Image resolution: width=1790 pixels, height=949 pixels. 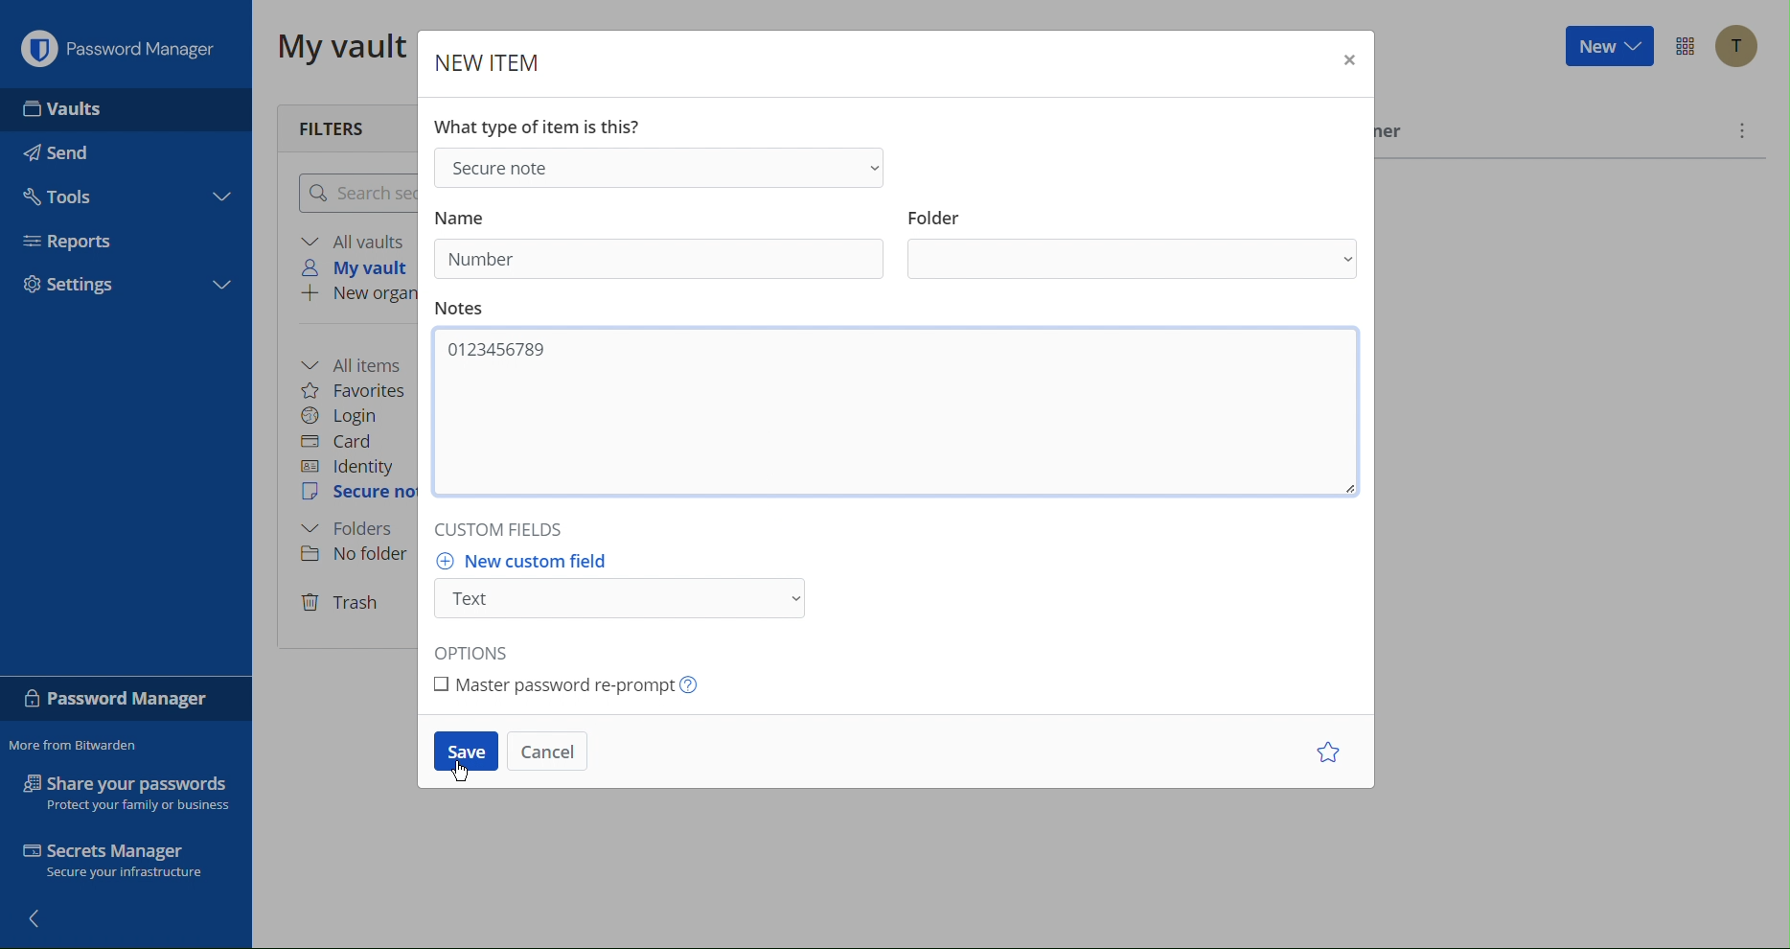 What do you see at coordinates (352, 466) in the screenshot?
I see `Identity` at bounding box center [352, 466].